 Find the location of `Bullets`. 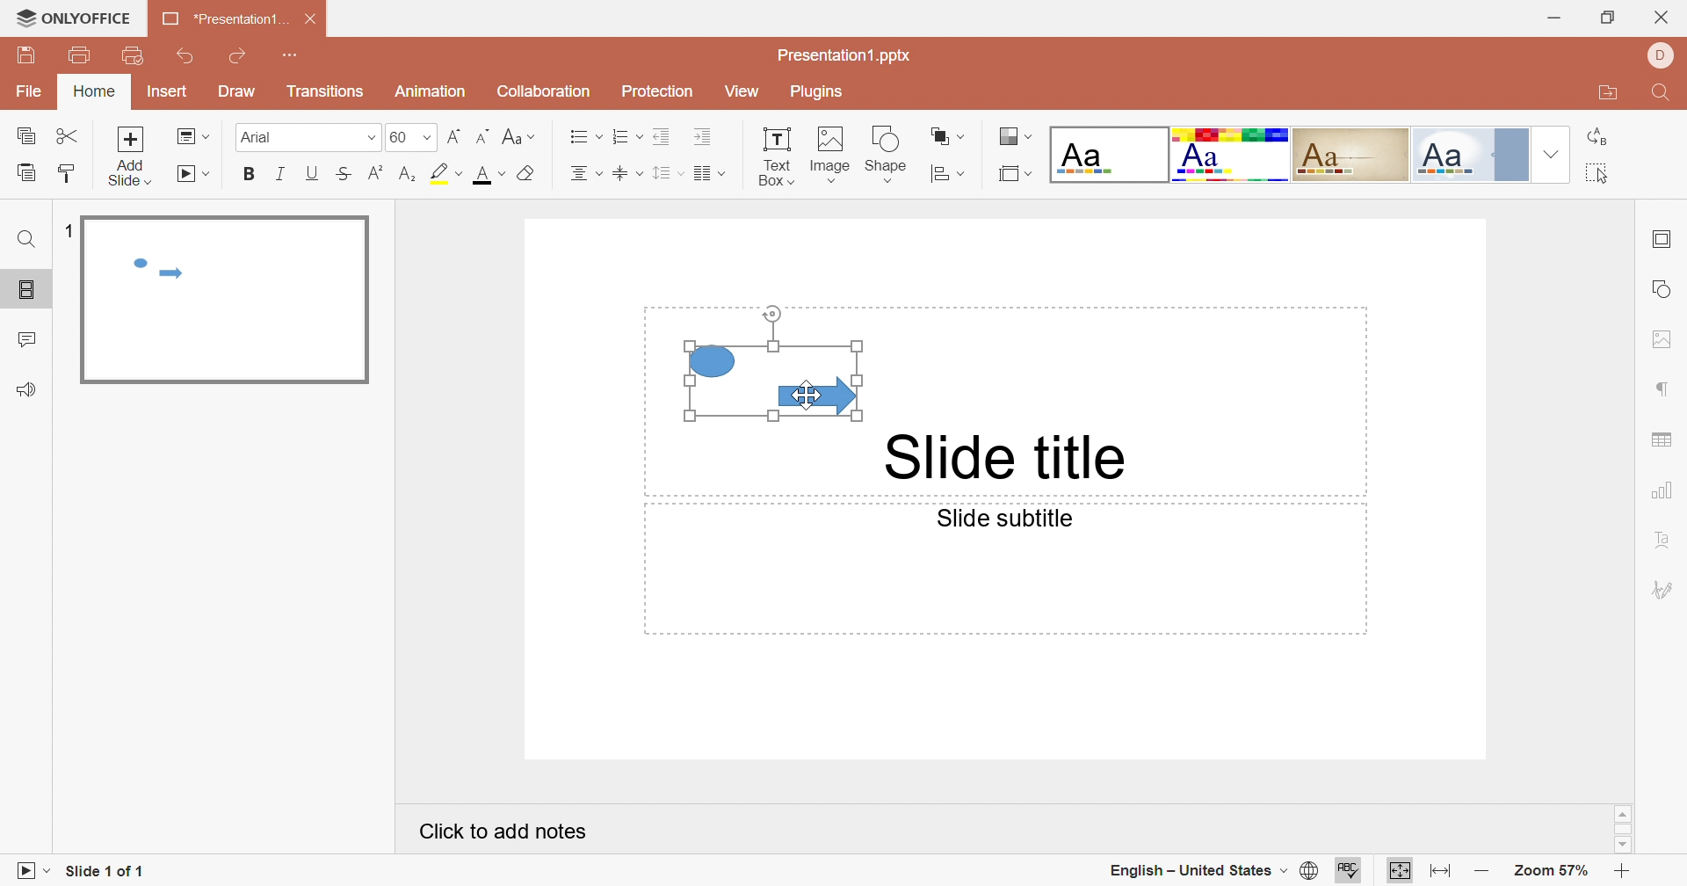

Bullets is located at coordinates (584, 138).